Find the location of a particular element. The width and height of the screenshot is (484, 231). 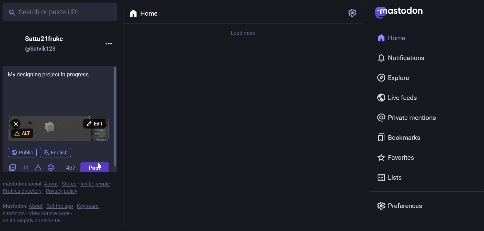

home is located at coordinates (402, 39).